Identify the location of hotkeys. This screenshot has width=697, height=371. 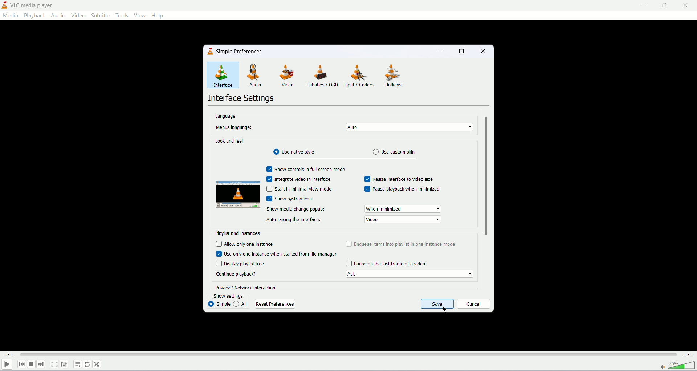
(393, 77).